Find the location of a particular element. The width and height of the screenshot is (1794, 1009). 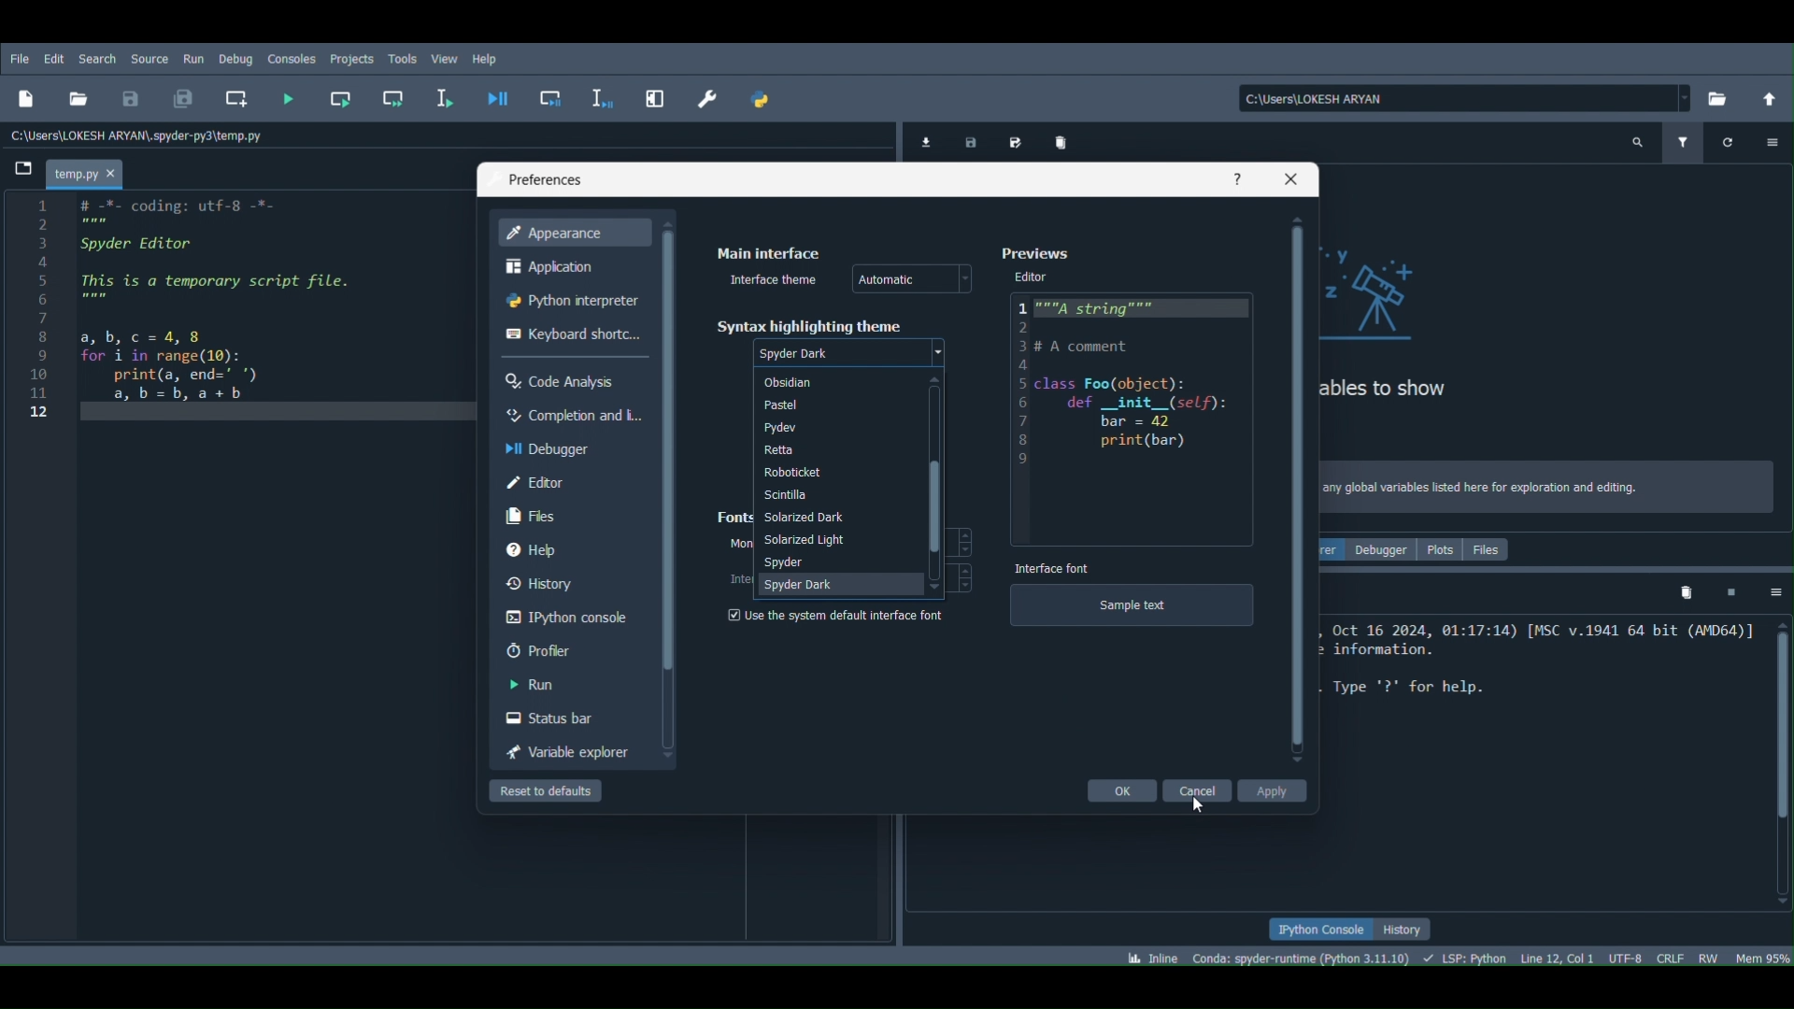

Scrollbar is located at coordinates (1777, 768).